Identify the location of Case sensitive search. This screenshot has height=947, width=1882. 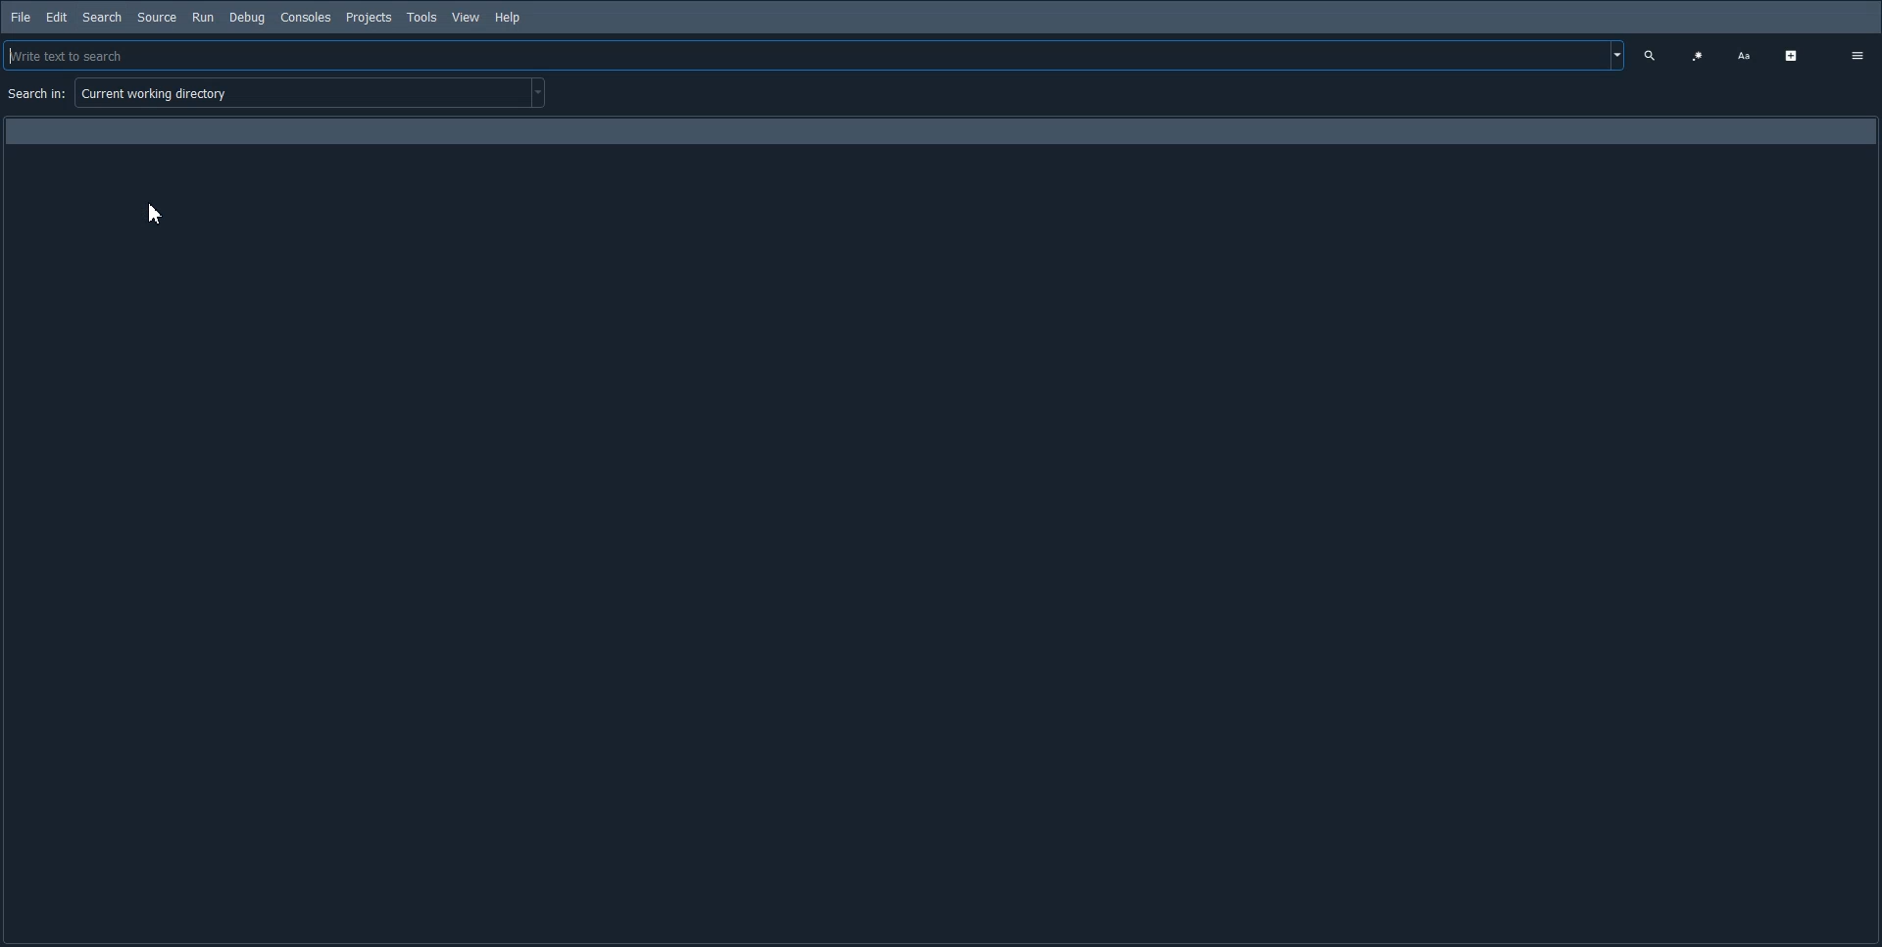
(1747, 55).